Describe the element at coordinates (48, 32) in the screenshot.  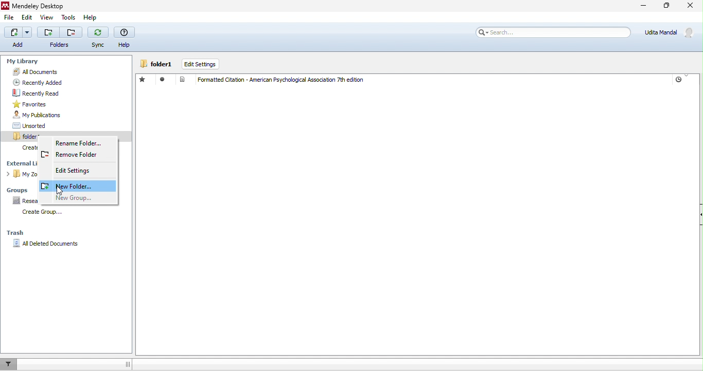
I see `Add folder` at that location.